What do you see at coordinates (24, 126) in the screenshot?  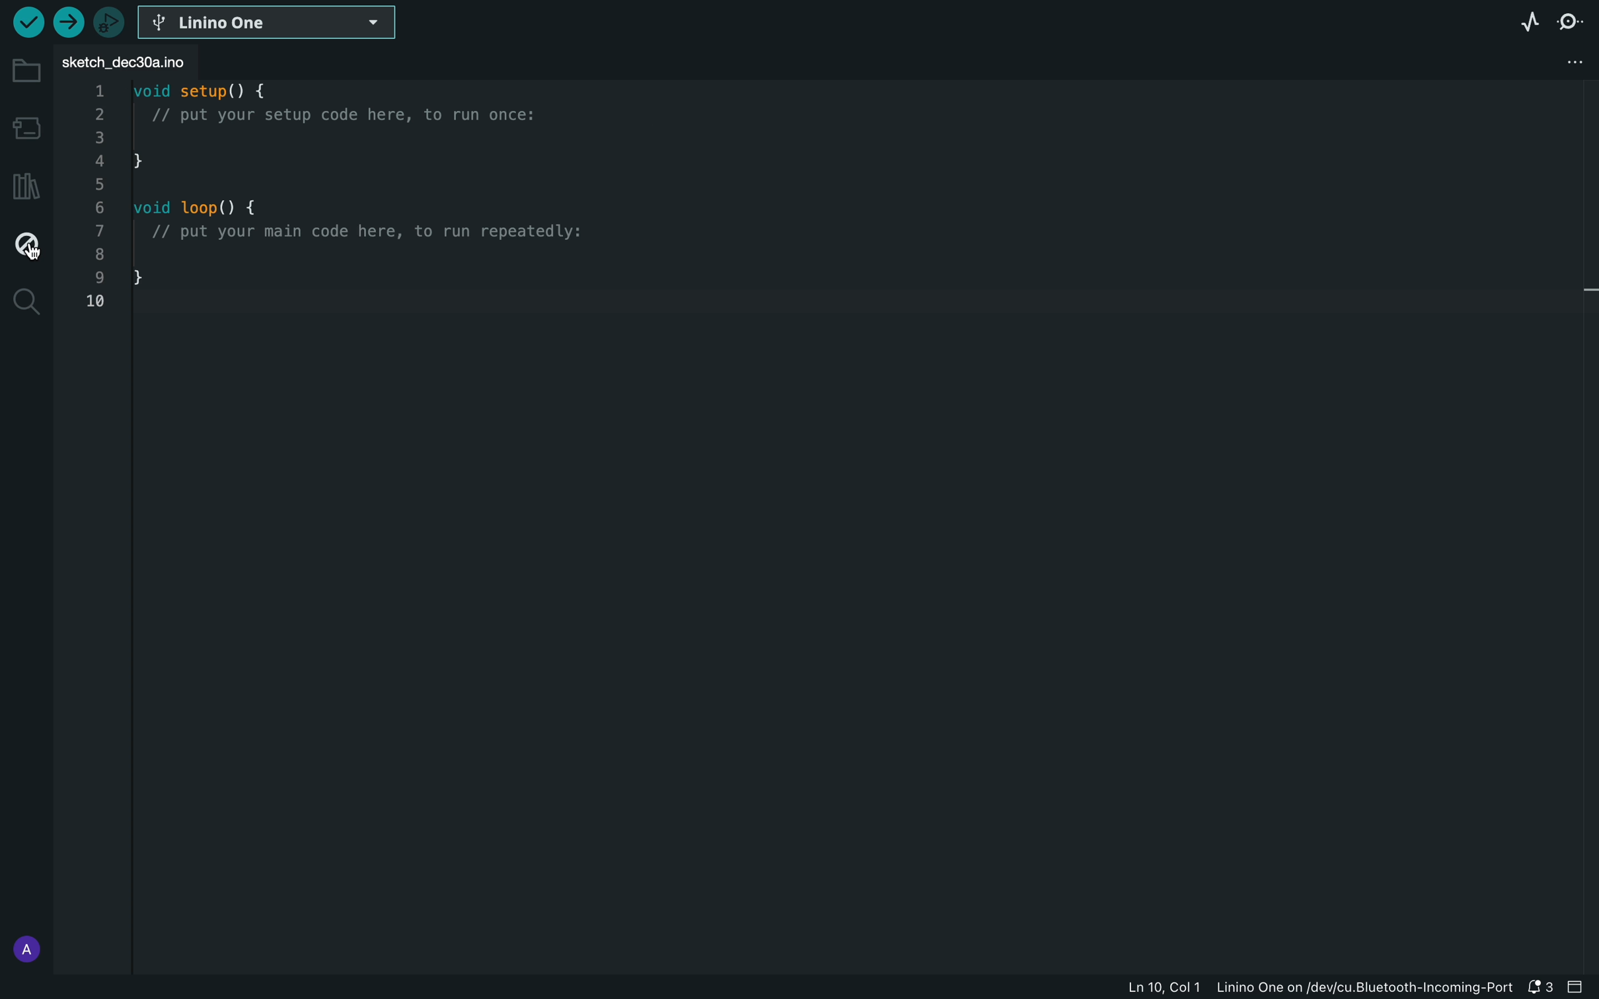 I see `board manager` at bounding box center [24, 126].